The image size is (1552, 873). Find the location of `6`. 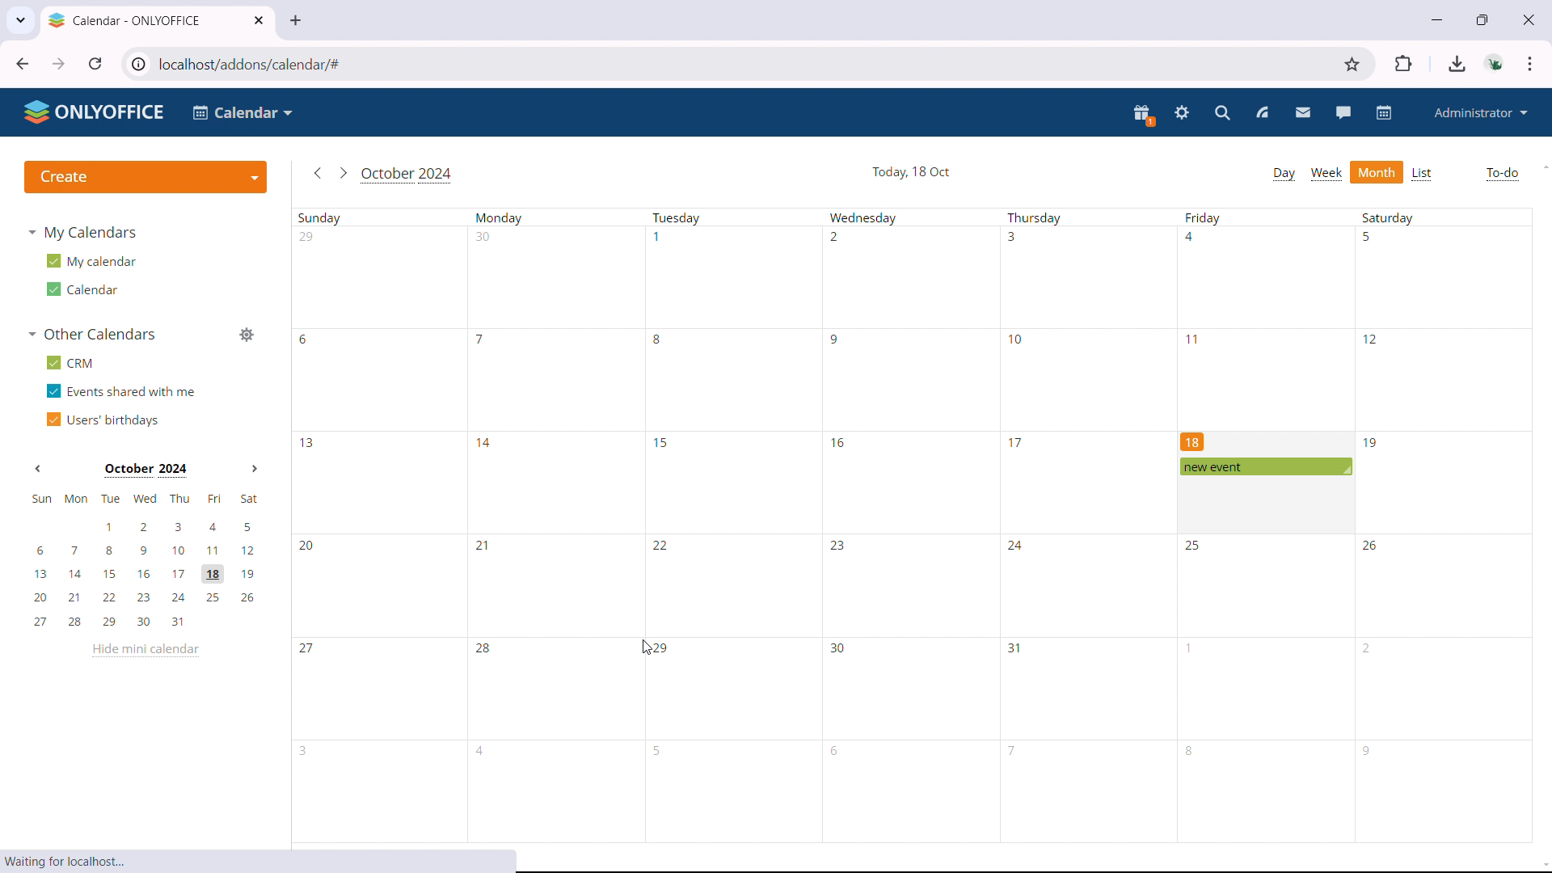

6 is located at coordinates (838, 752).